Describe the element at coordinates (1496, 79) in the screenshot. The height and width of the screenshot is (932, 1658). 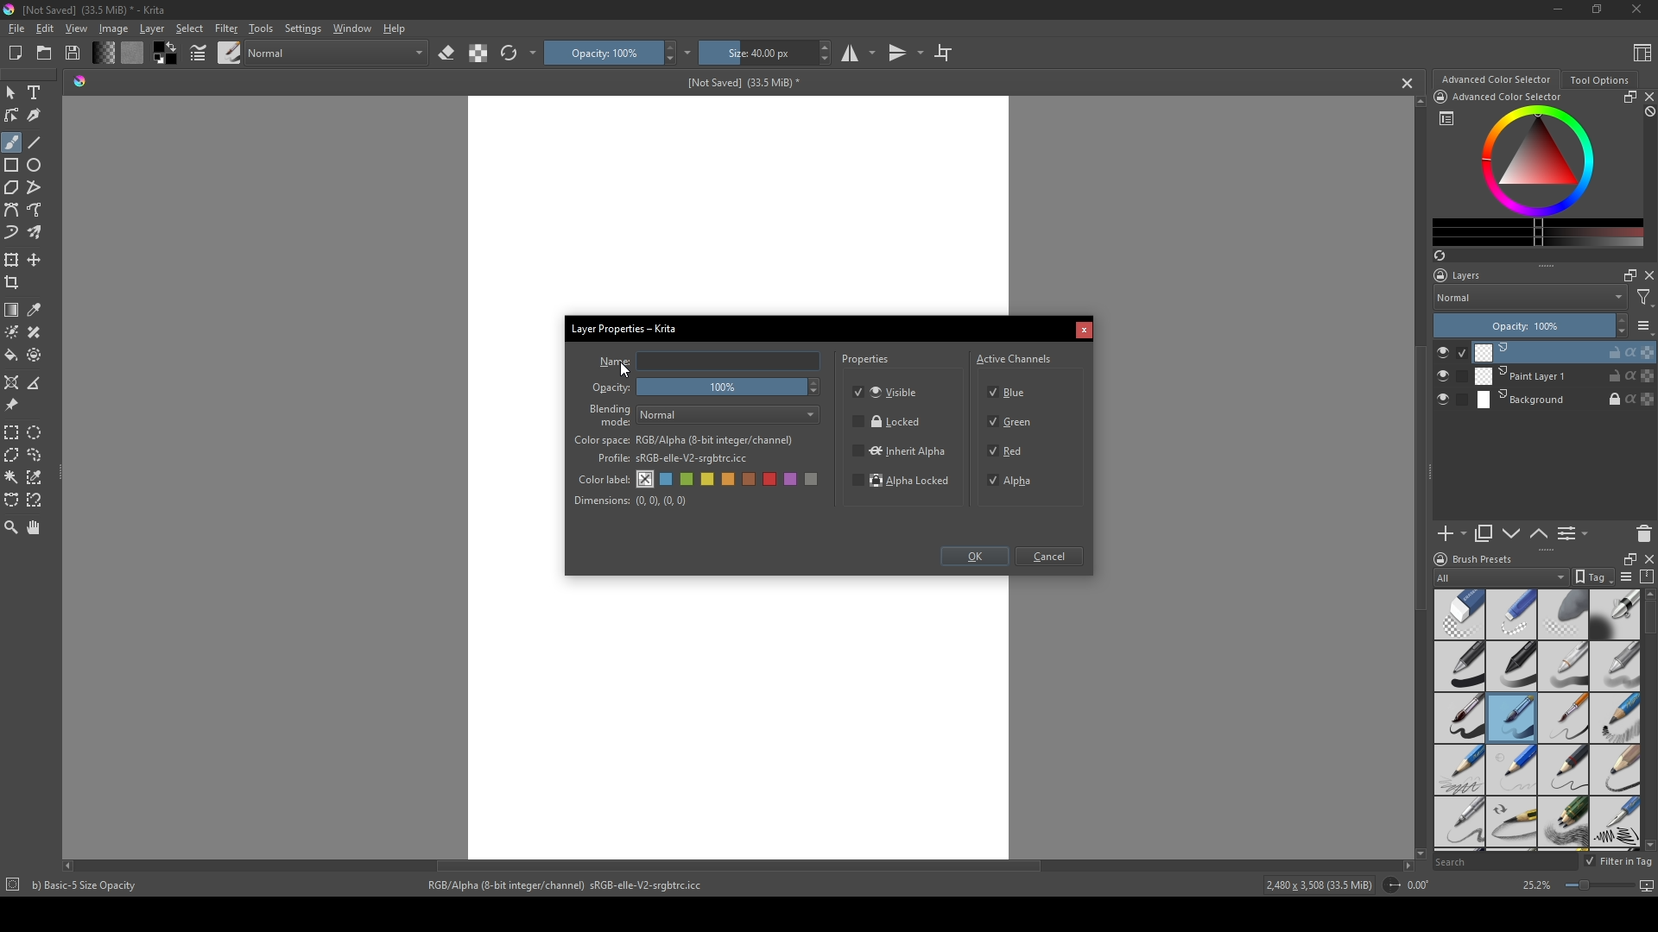
I see `Advanced color selector` at that location.